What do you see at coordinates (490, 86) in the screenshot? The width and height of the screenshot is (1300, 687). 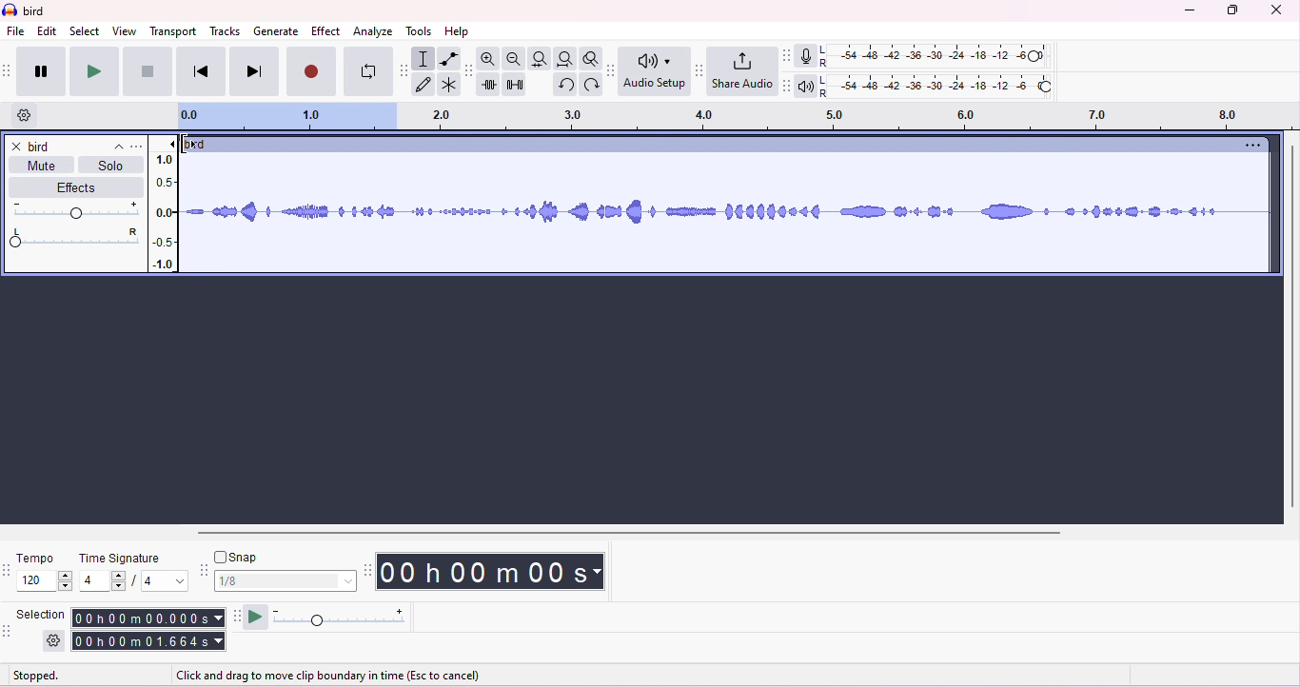 I see `trim outside selection` at bounding box center [490, 86].